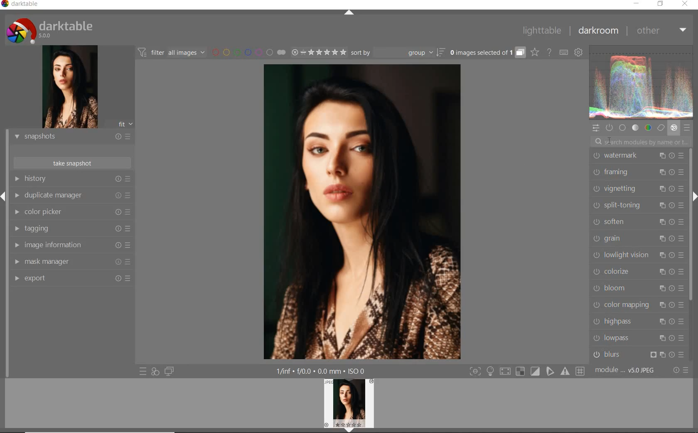 The width and height of the screenshot is (698, 433). Describe the element at coordinates (639, 337) in the screenshot. I see `lowpass` at that location.